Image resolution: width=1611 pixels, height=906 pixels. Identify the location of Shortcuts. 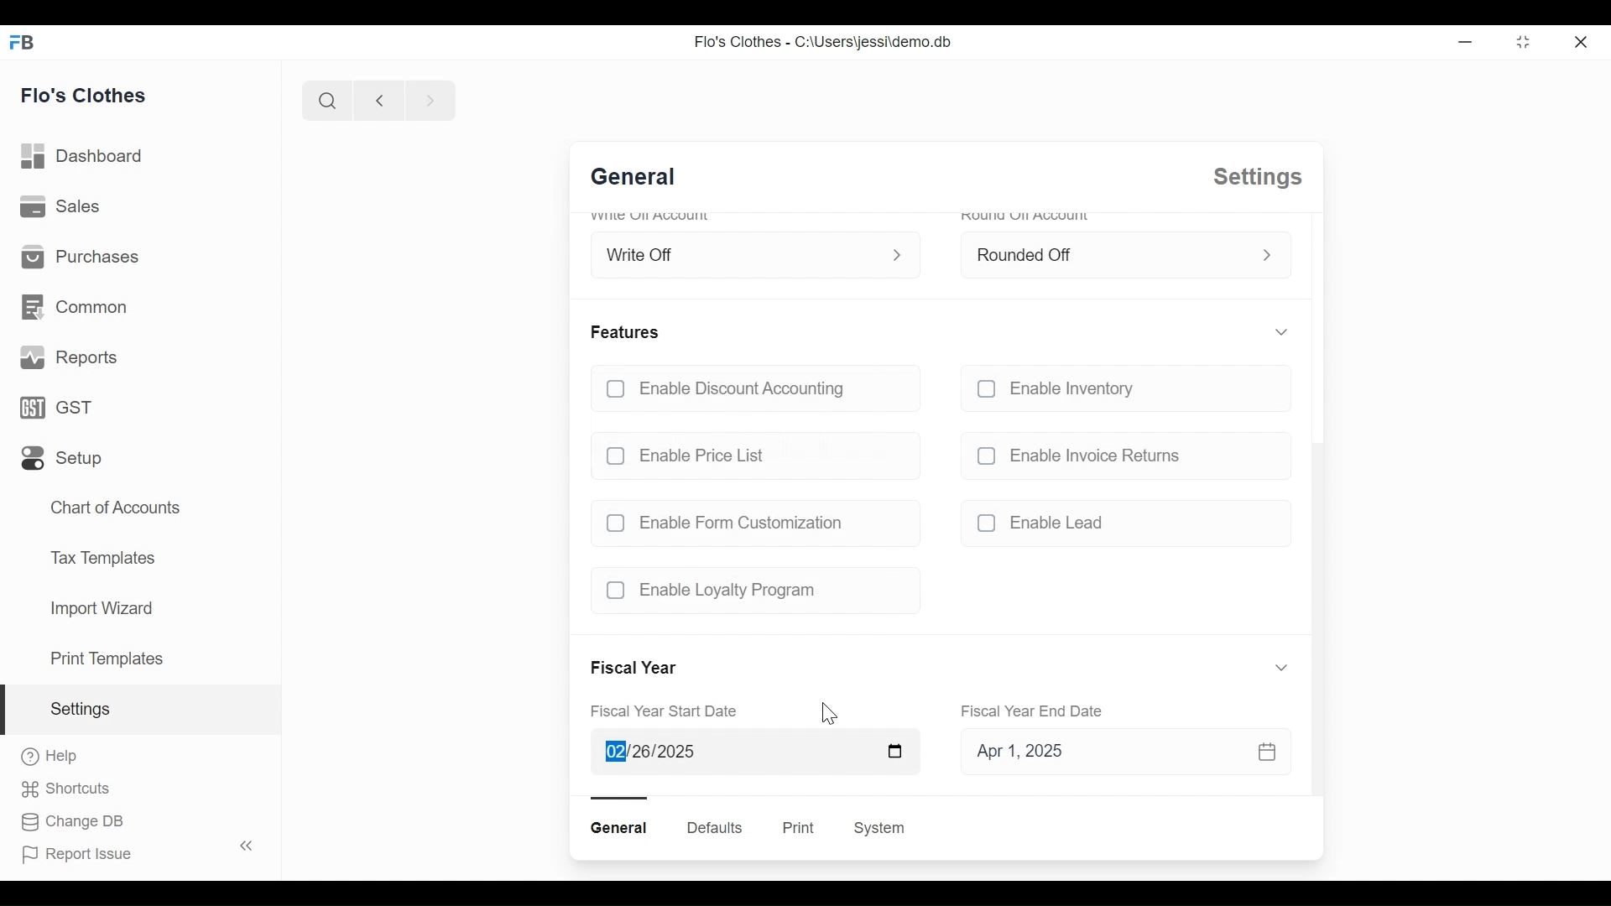
(73, 789).